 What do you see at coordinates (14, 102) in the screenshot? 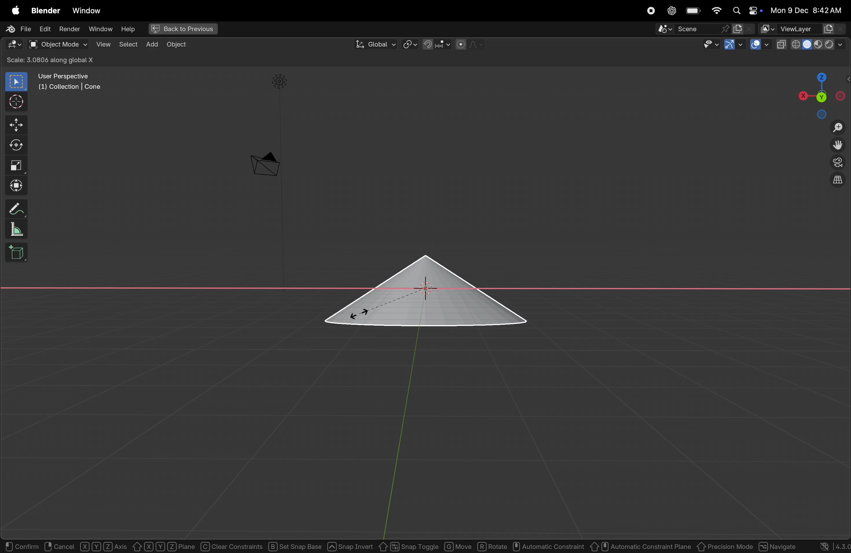
I see `cursor` at bounding box center [14, 102].